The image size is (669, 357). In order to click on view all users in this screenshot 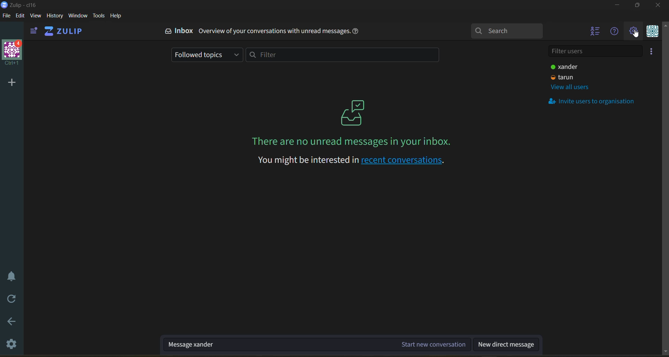, I will do `click(570, 88)`.